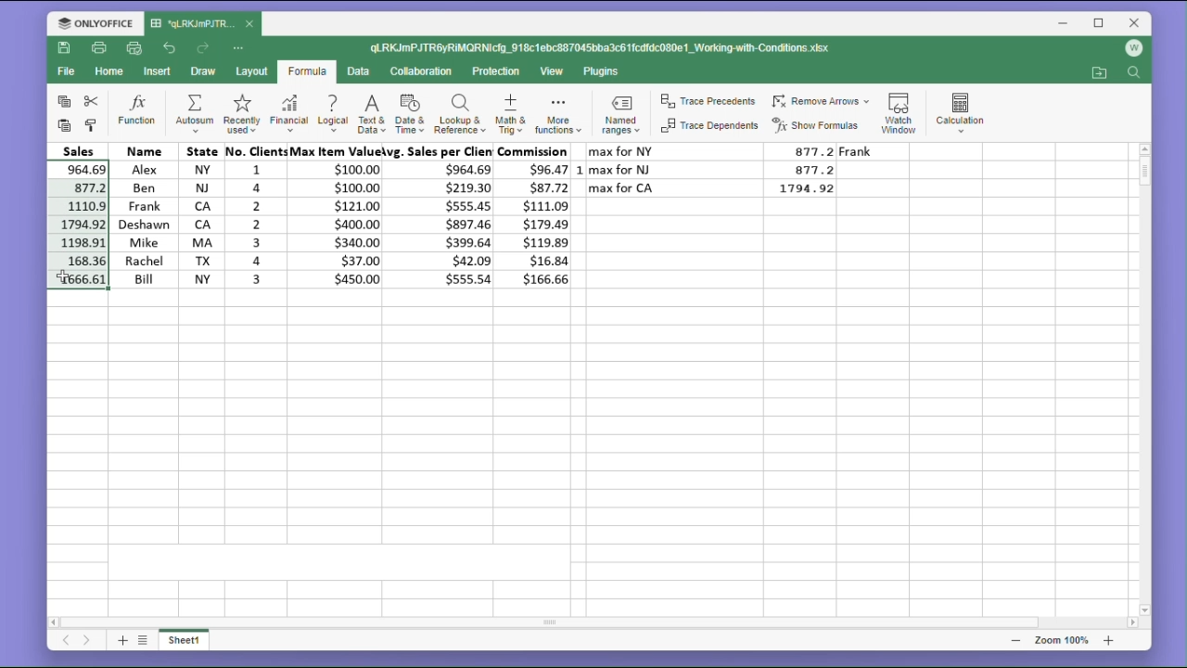 The width and height of the screenshot is (1187, 668). I want to click on list of sheets, so click(146, 639).